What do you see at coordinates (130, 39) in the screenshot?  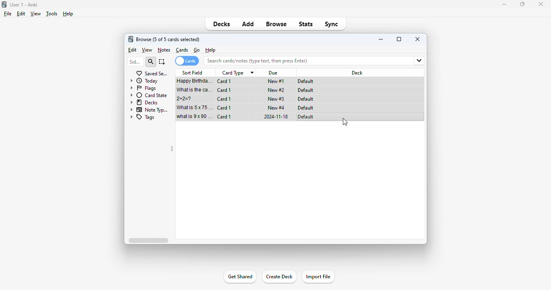 I see `logo` at bounding box center [130, 39].